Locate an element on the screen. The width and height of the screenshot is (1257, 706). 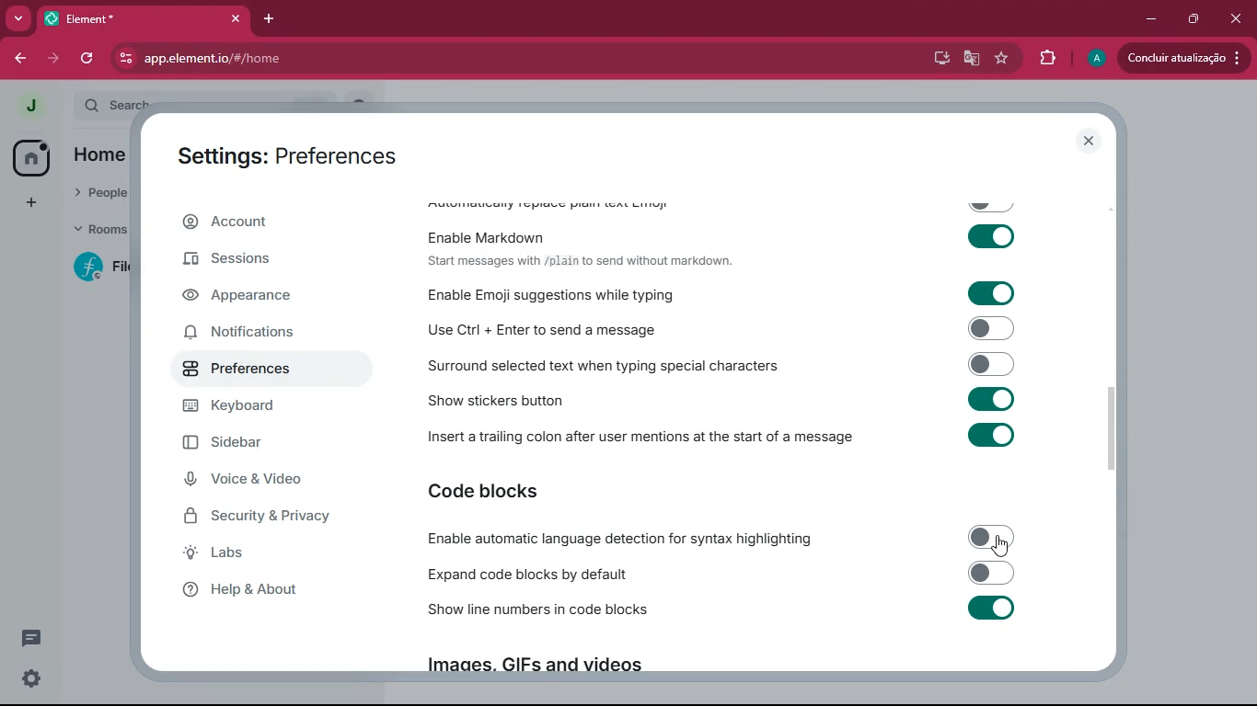
add is located at coordinates (31, 203).